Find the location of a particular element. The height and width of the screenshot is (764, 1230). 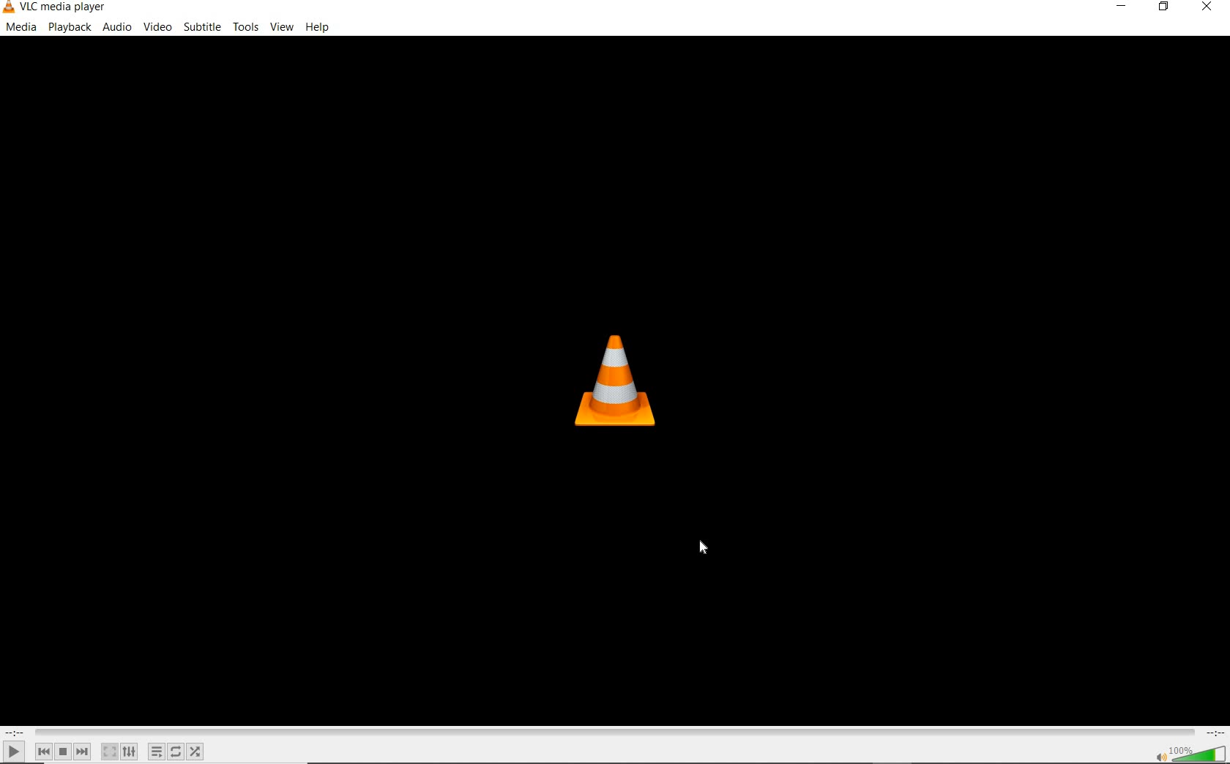

video is located at coordinates (157, 27).